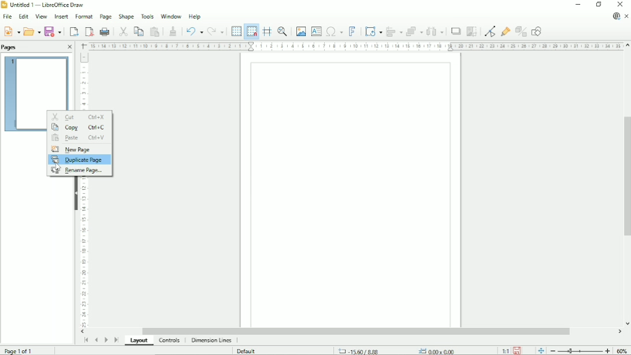 This screenshot has height=355, width=631. Describe the element at coordinates (173, 30) in the screenshot. I see `Clone formatting` at that location.